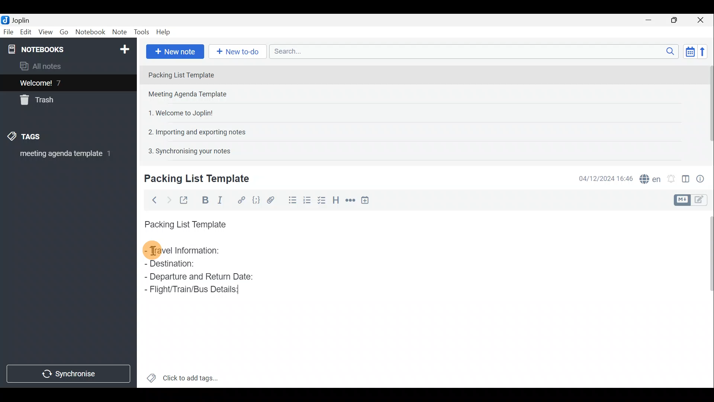 Image resolution: width=714 pixels, height=402 pixels. I want to click on Destination:, so click(189, 264).